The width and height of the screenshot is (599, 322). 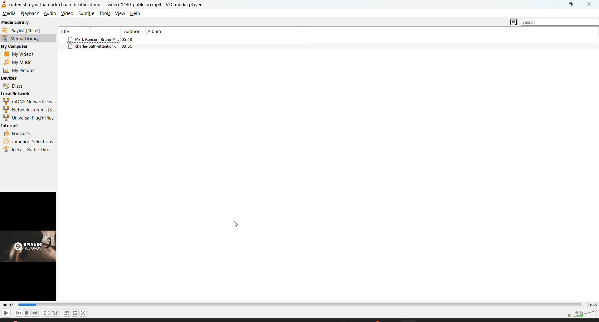 What do you see at coordinates (66, 314) in the screenshot?
I see `playlist` at bounding box center [66, 314].